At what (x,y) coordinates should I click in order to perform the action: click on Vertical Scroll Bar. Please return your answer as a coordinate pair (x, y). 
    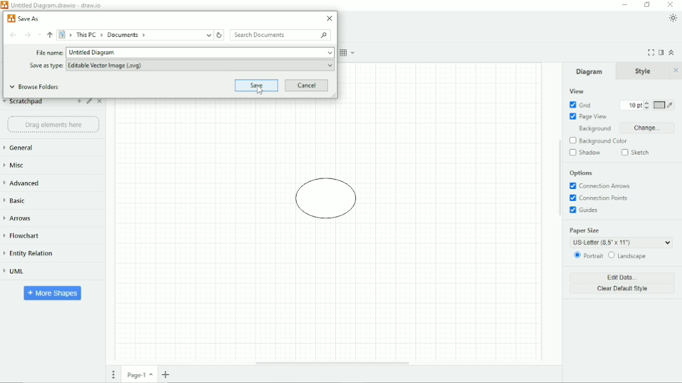
    Looking at the image, I should click on (559, 214).